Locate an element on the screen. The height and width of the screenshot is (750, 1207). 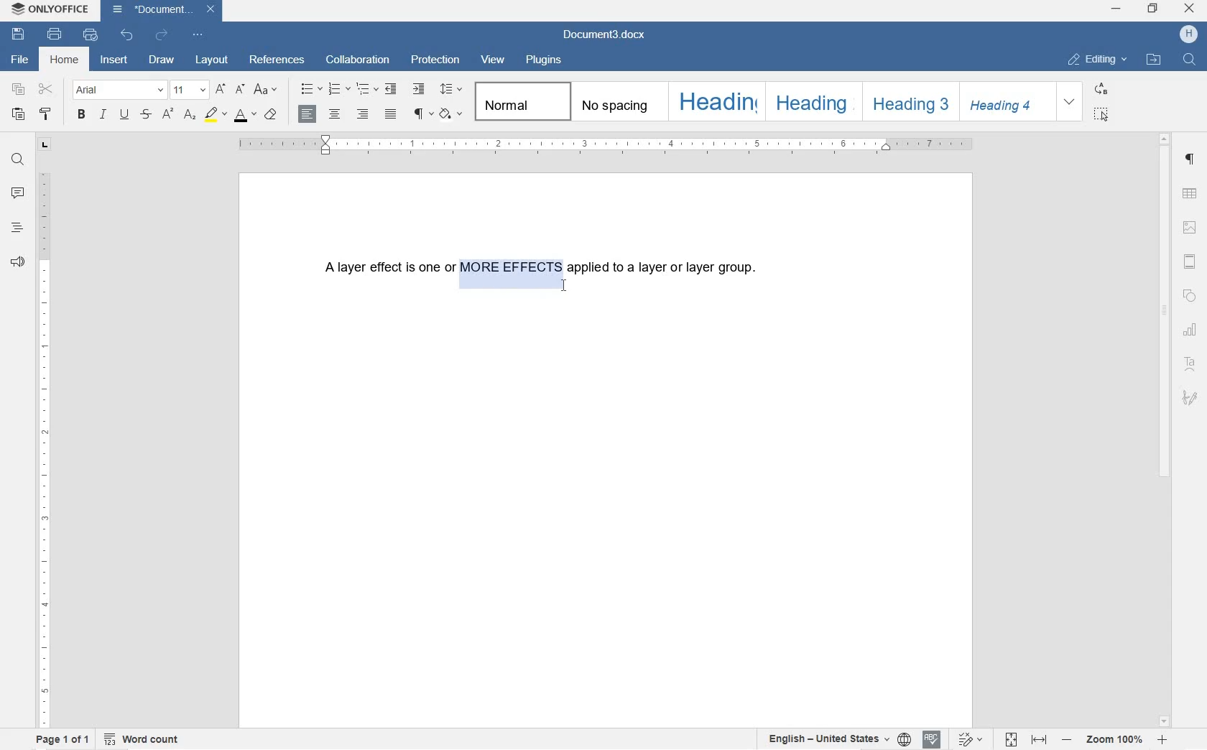
PLUGINS is located at coordinates (544, 61).